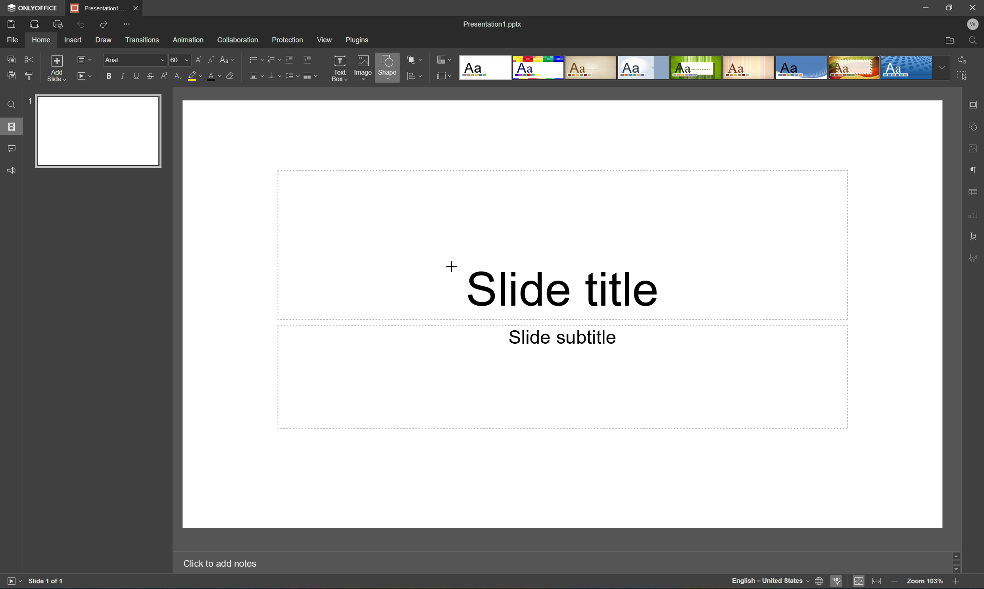  What do you see at coordinates (861, 583) in the screenshot?
I see `Fit to slide` at bounding box center [861, 583].